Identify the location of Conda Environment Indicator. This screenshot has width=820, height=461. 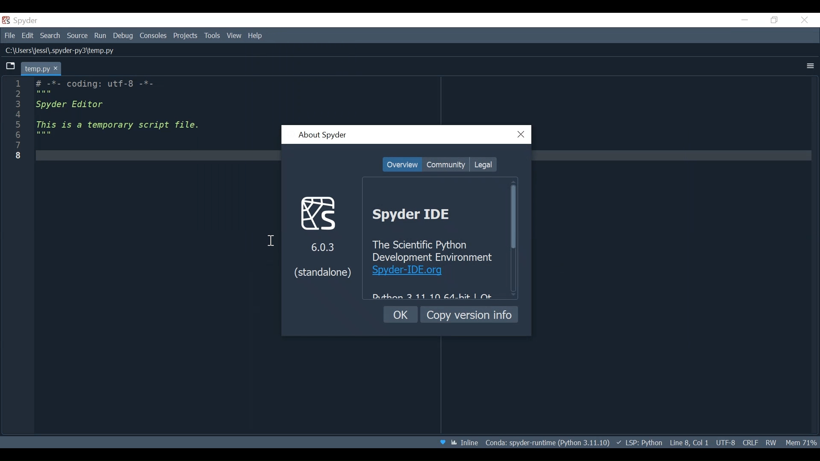
(550, 443).